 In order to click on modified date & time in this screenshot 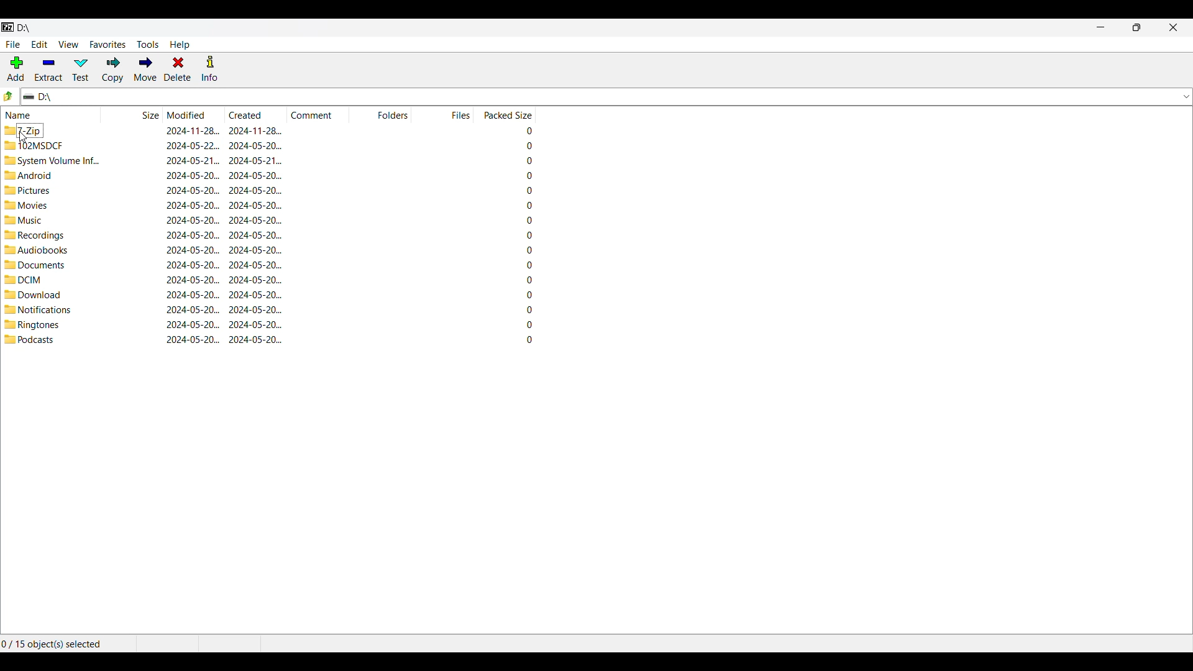, I will do `click(194, 325)`.